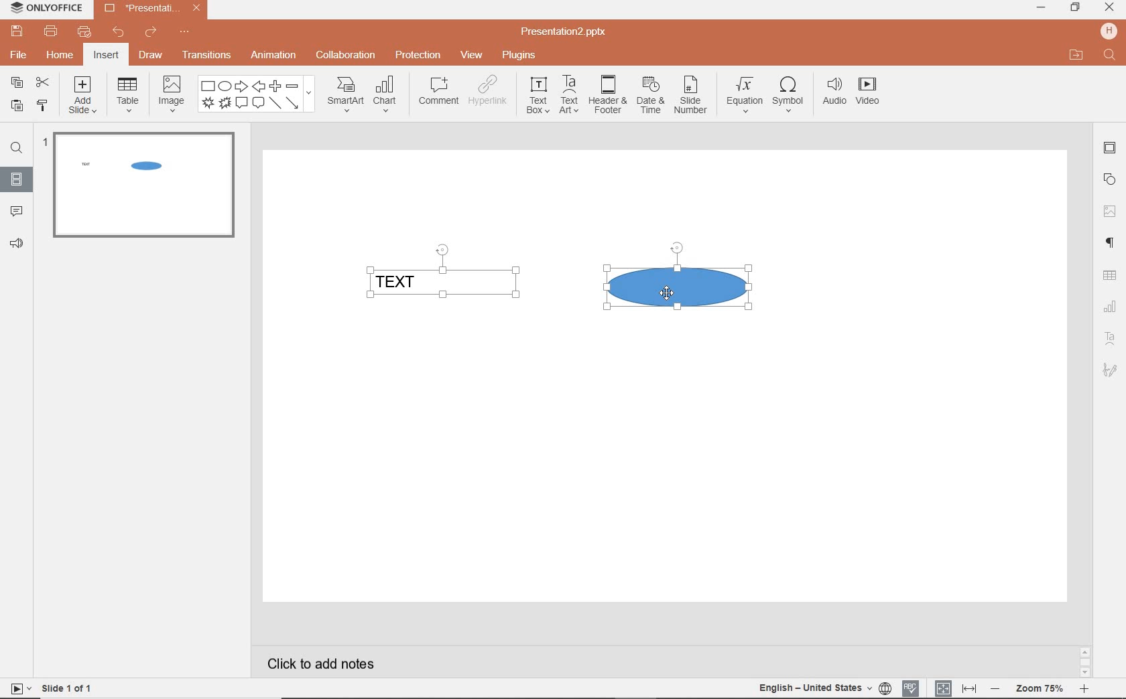 The image size is (1126, 699). Describe the element at coordinates (126, 95) in the screenshot. I see `table` at that location.